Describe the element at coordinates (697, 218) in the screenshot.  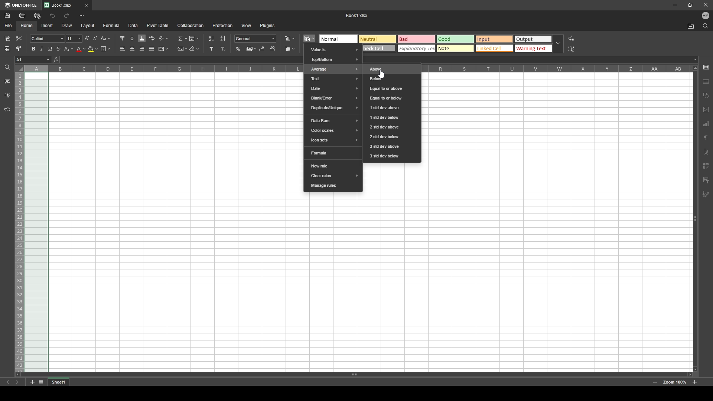
I see `scroll bar` at that location.